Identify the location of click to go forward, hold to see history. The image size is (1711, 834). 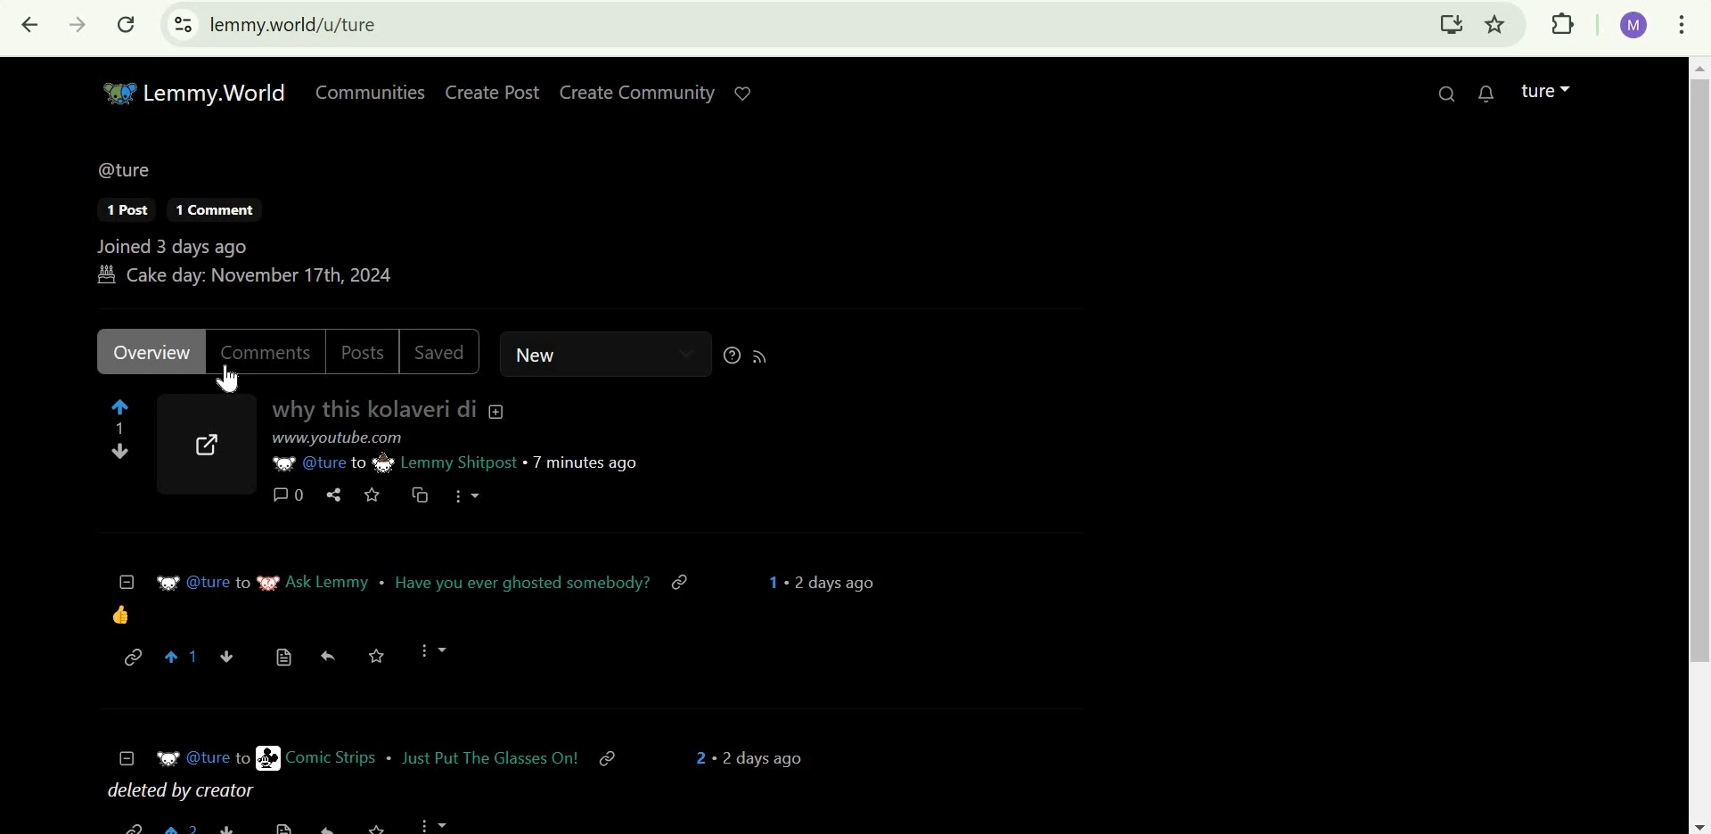
(72, 25).